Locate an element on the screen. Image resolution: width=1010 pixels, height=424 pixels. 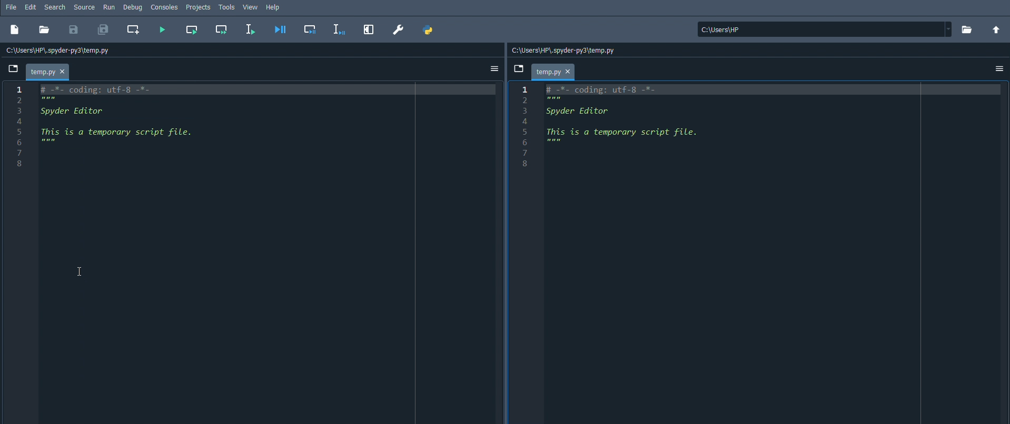
Run current cell is located at coordinates (192, 29).